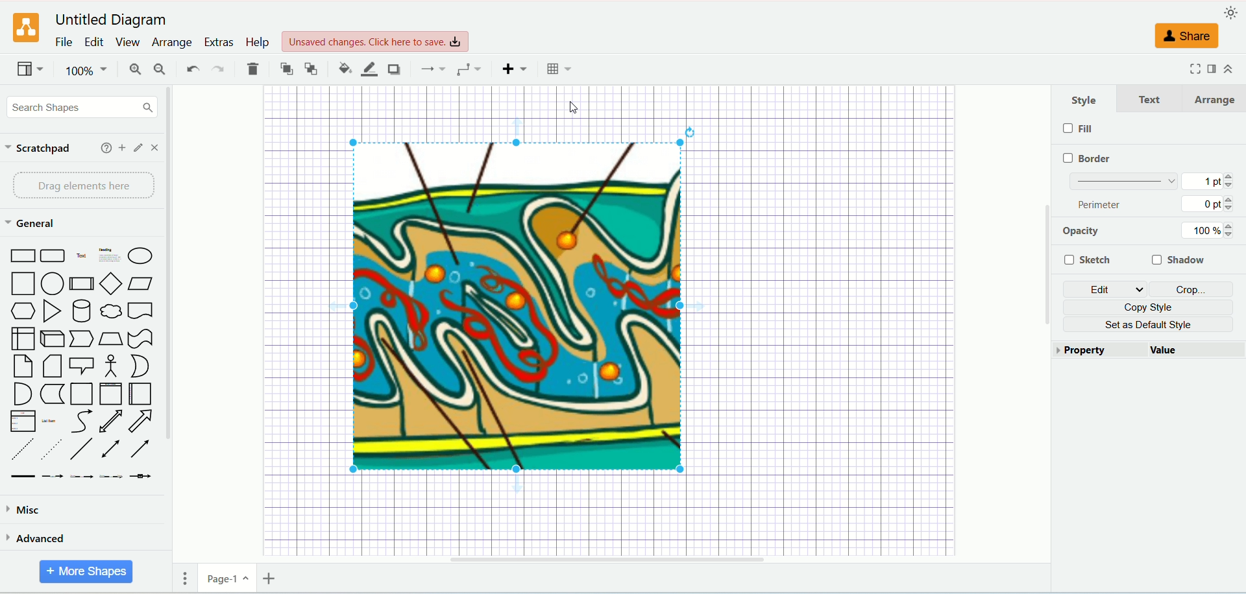  I want to click on set as default, so click(1151, 324).